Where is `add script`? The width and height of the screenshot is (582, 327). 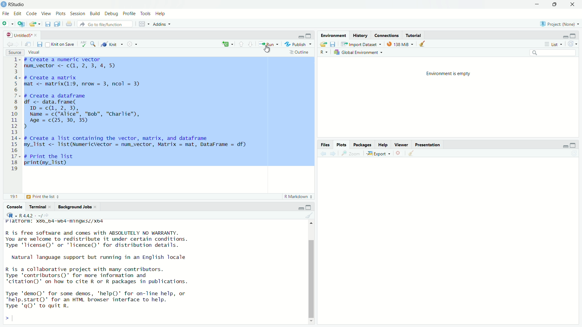
add script is located at coordinates (21, 25).